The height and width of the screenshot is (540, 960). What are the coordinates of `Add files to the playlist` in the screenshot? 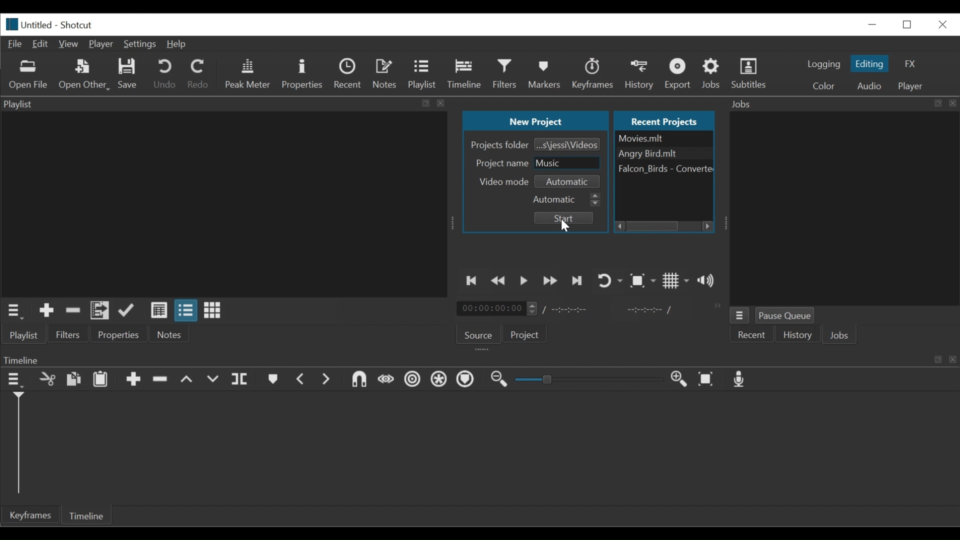 It's located at (100, 311).